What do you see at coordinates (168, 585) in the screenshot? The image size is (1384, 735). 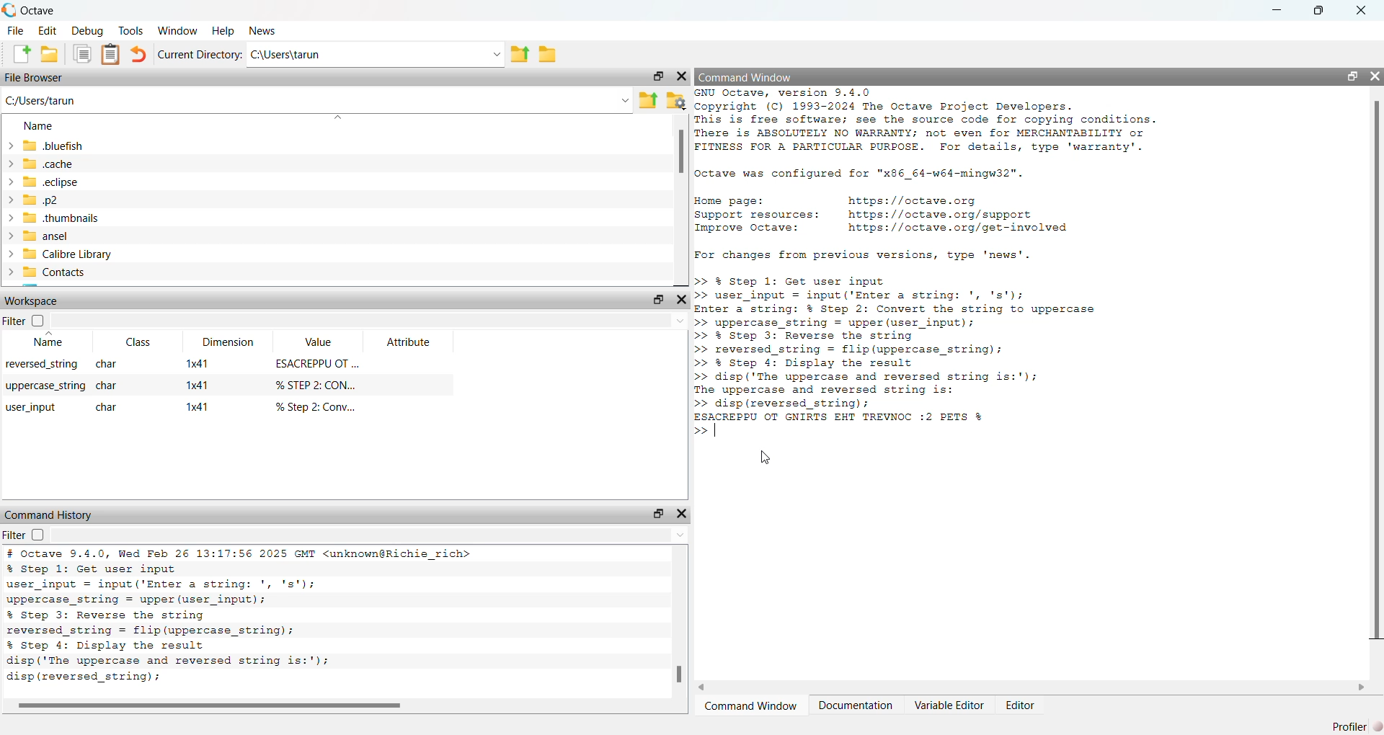 I see `code to input a string and uppercase it` at bounding box center [168, 585].